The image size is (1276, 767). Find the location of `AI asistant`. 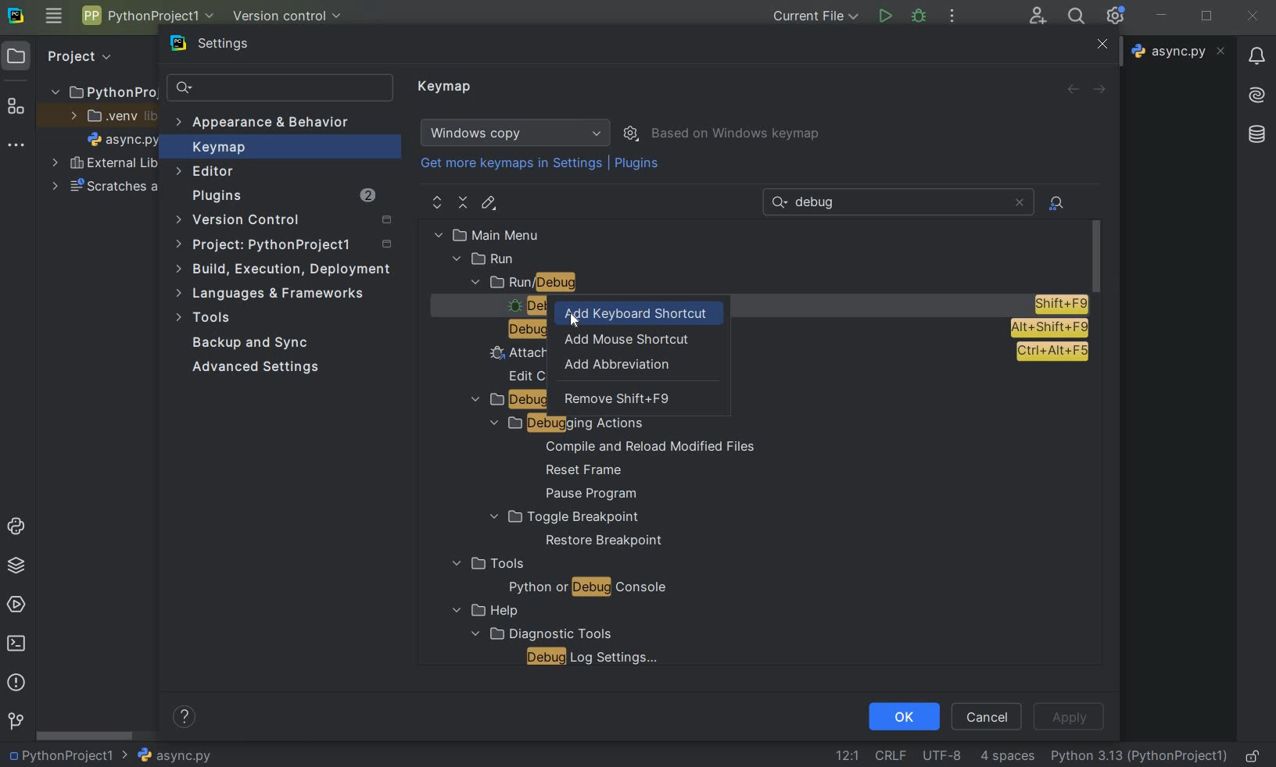

AI asistant is located at coordinates (1255, 91).